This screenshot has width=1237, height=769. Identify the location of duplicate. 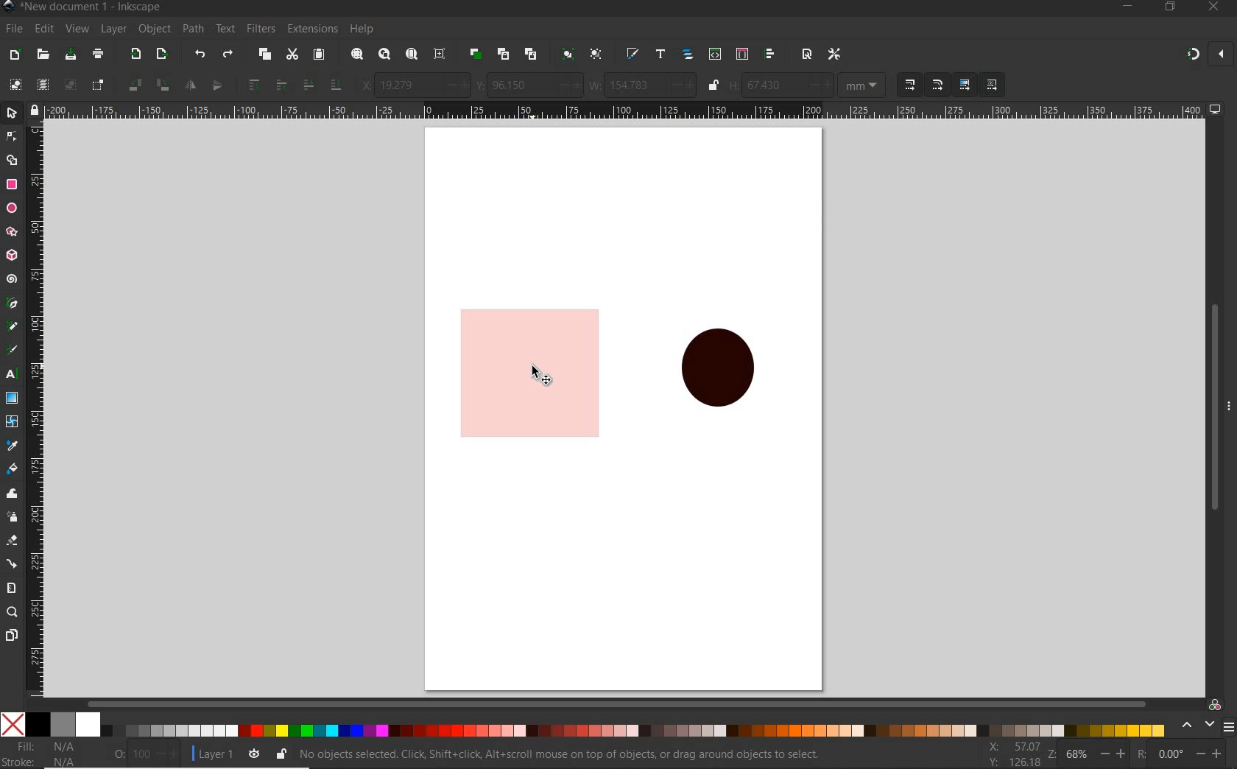
(476, 55).